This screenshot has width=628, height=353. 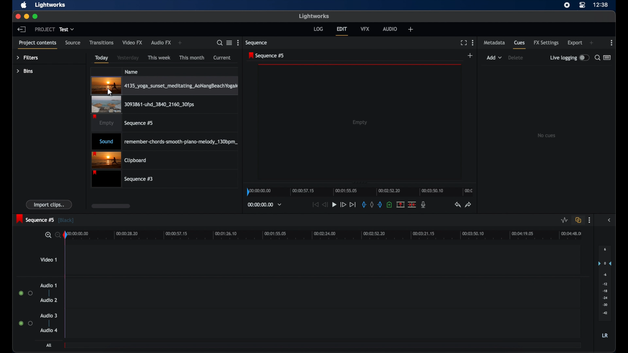 I want to click on search for cues, so click(x=597, y=57).